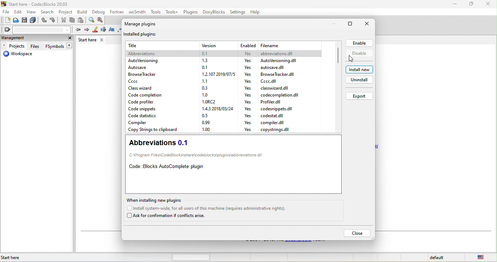 This screenshot has height=262, width=497. What do you see at coordinates (247, 129) in the screenshot?
I see `yes` at bounding box center [247, 129].